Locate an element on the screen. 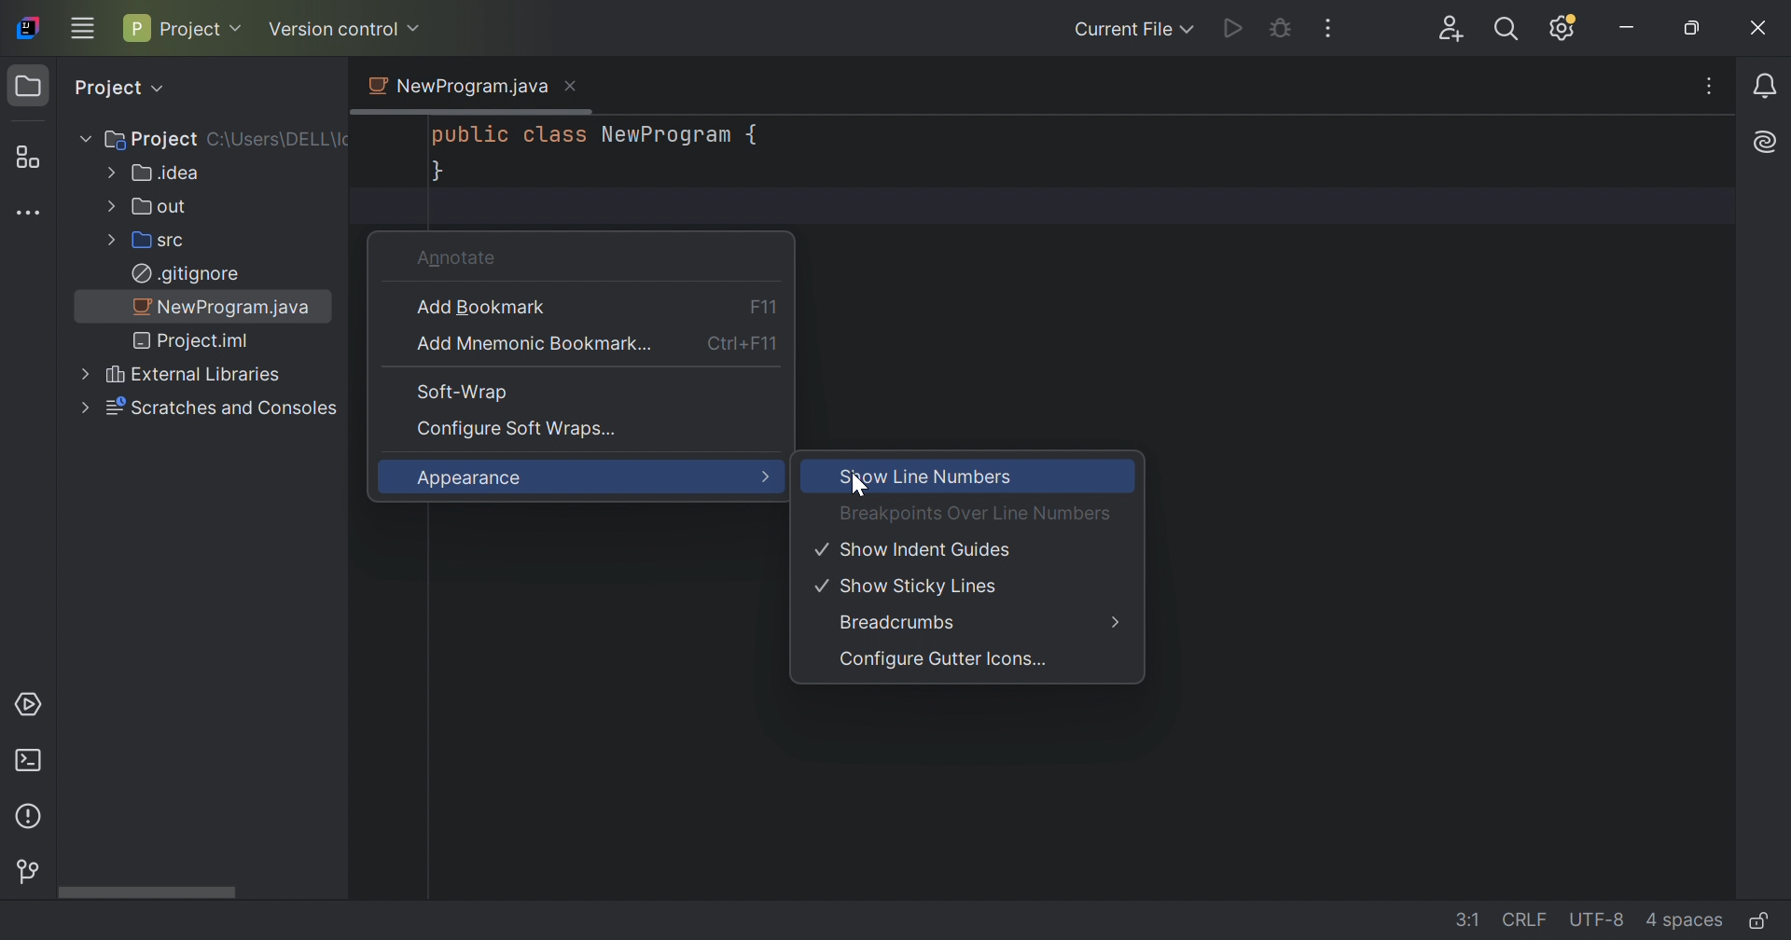 Image resolution: width=1791 pixels, height=940 pixels. Drop Down is located at coordinates (81, 408).